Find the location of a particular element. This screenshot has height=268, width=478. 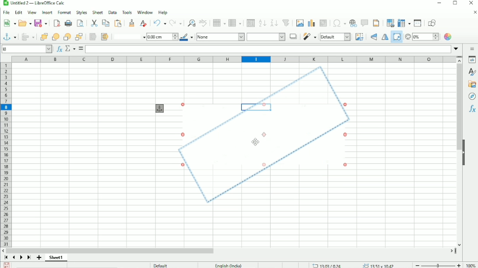

Filter is located at coordinates (309, 37).